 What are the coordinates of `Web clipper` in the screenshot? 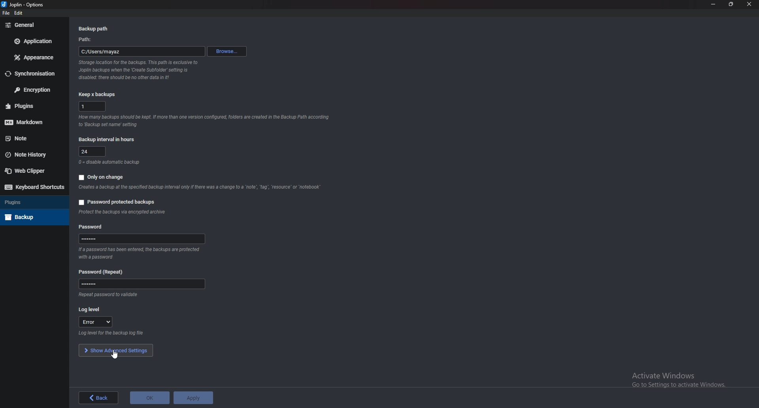 It's located at (30, 170).